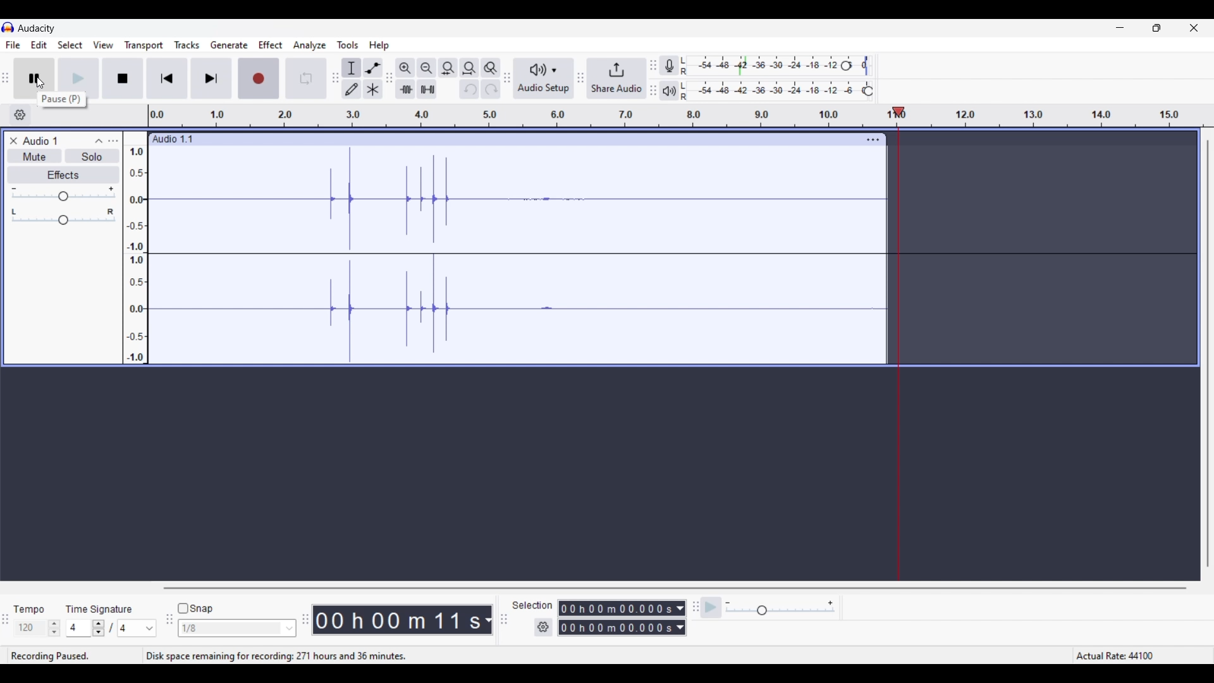  I want to click on Time Signature, so click(104, 607).